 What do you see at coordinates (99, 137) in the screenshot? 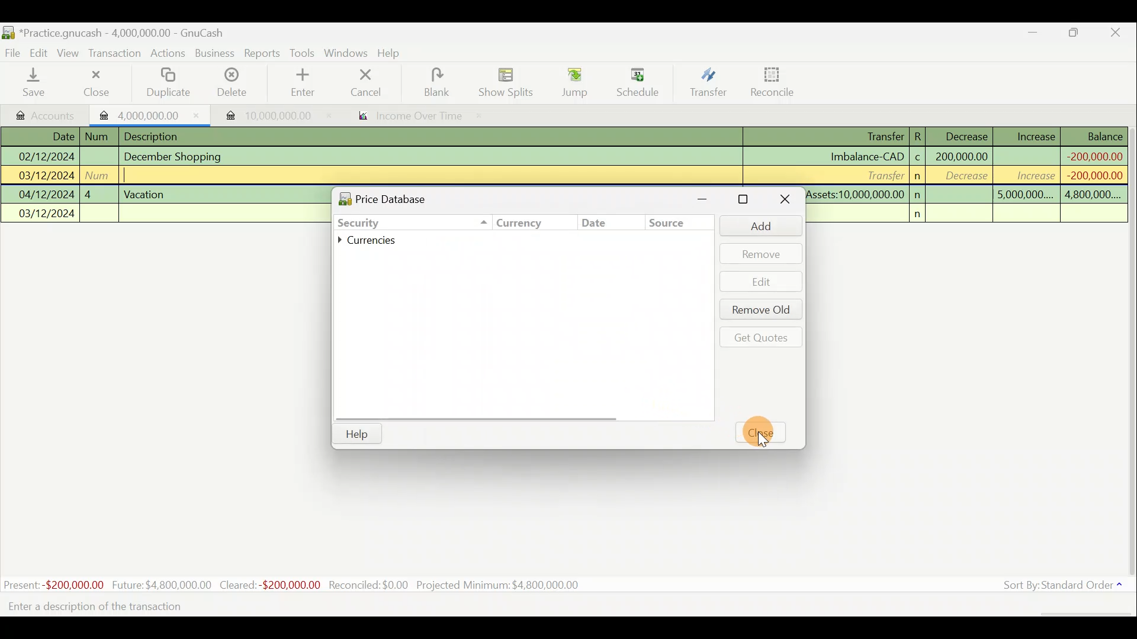
I see `num` at bounding box center [99, 137].